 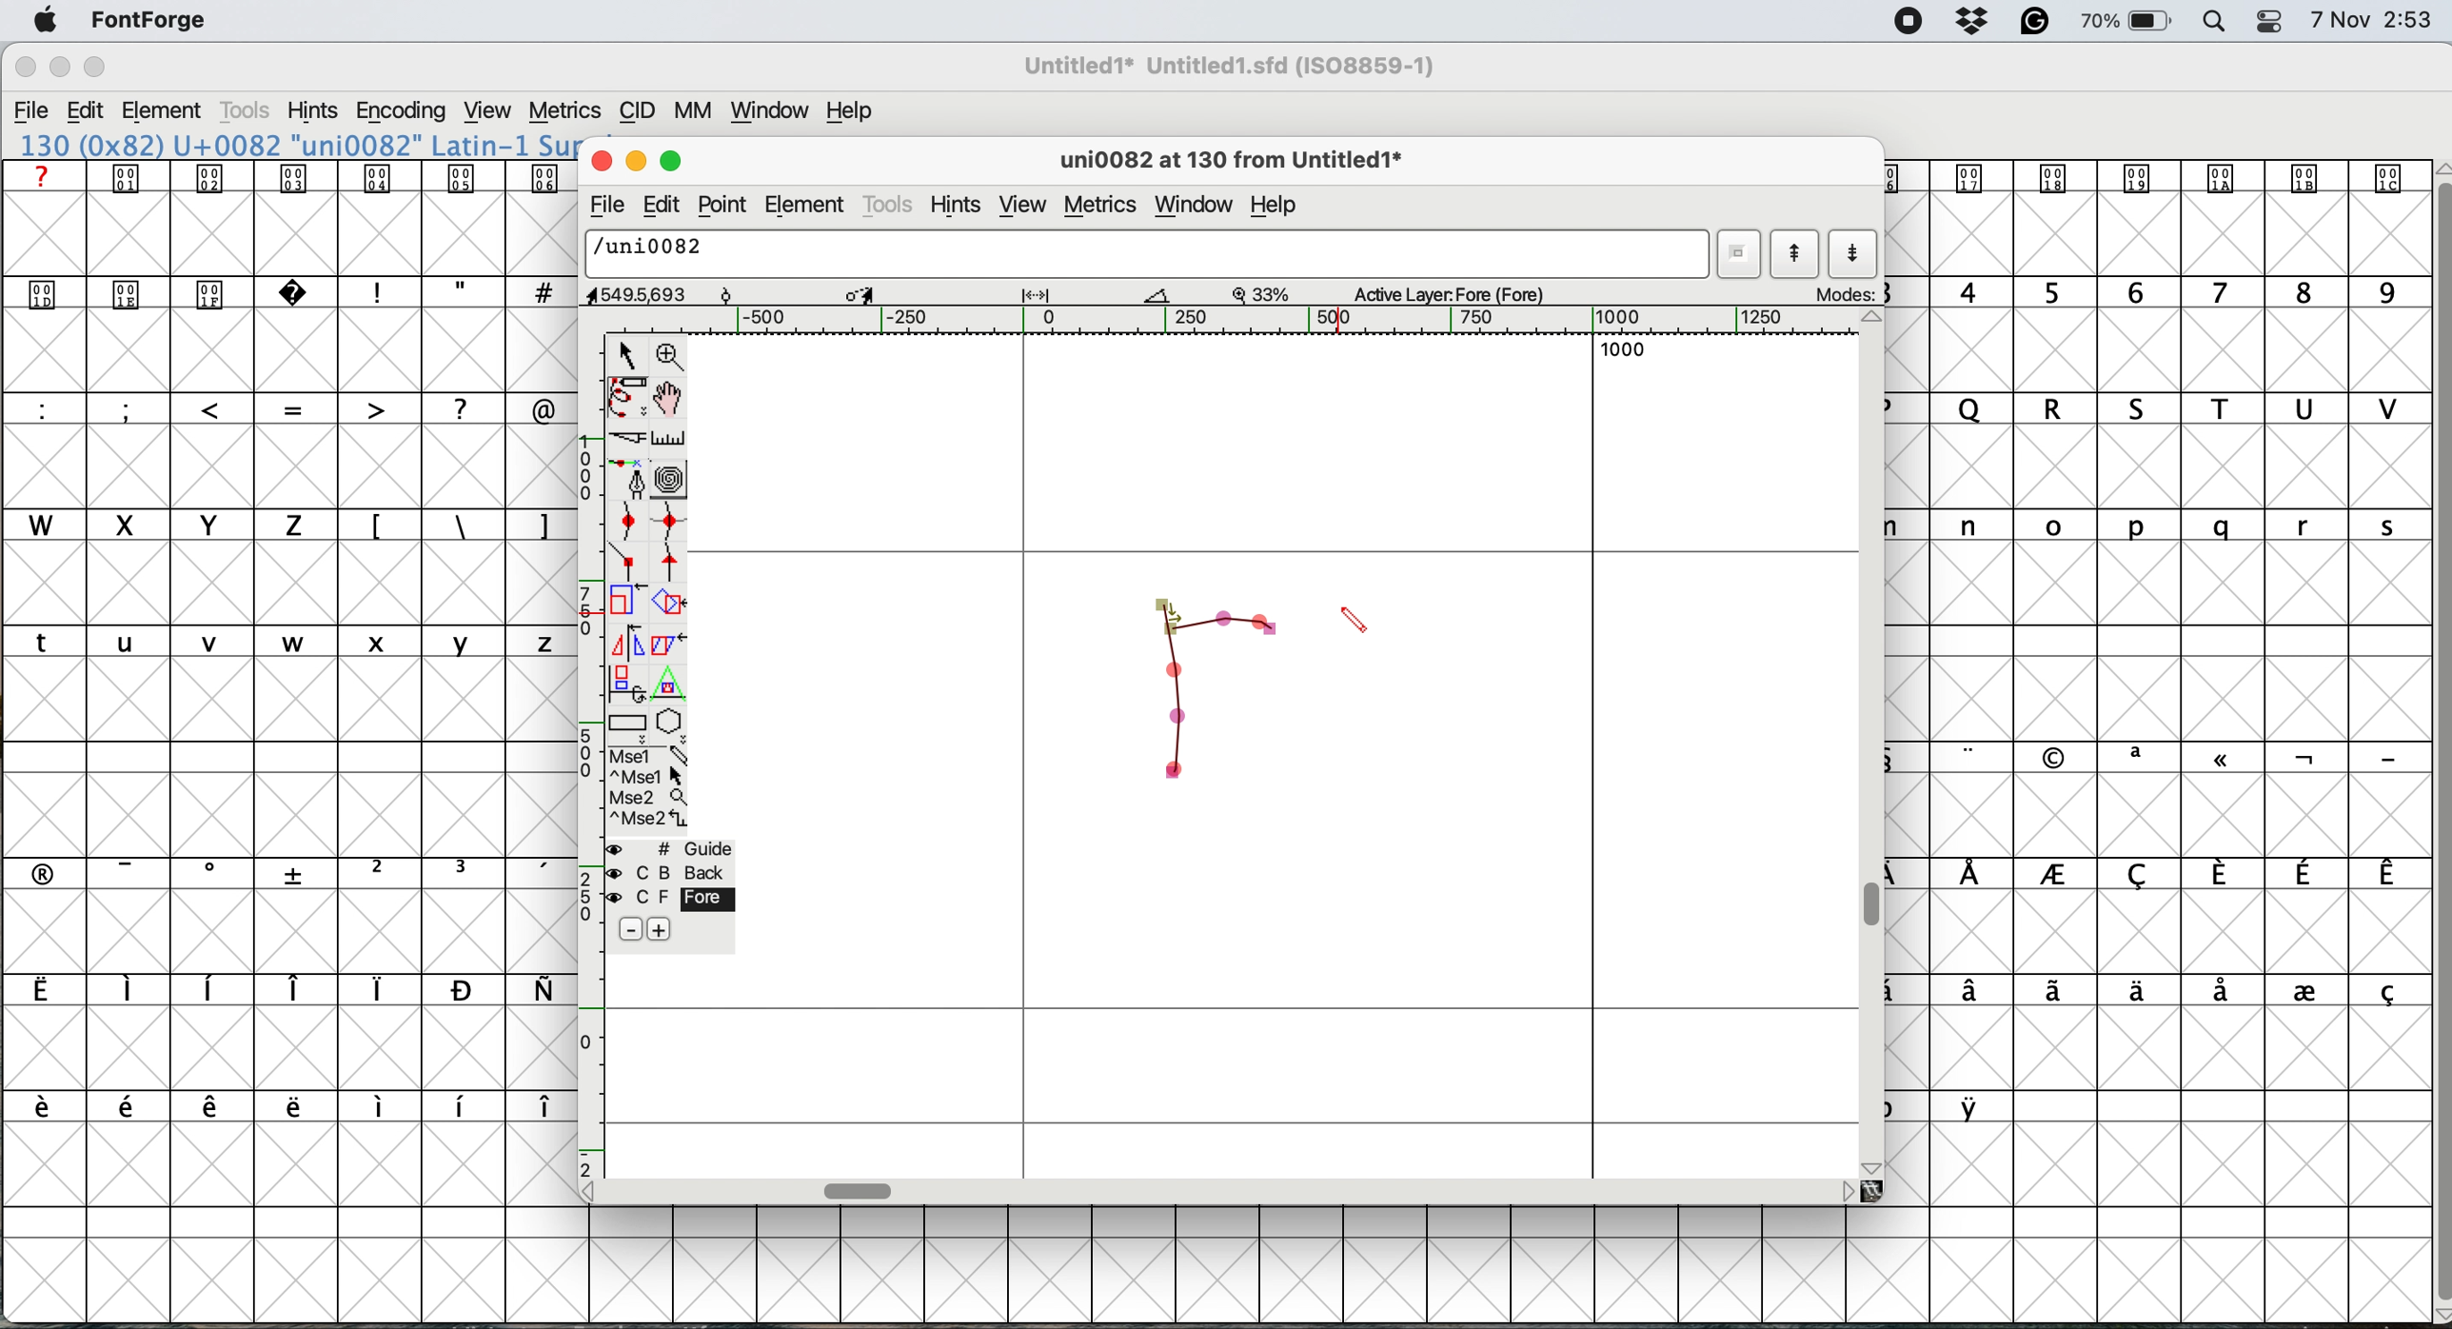 I want to click on remove, so click(x=624, y=930).